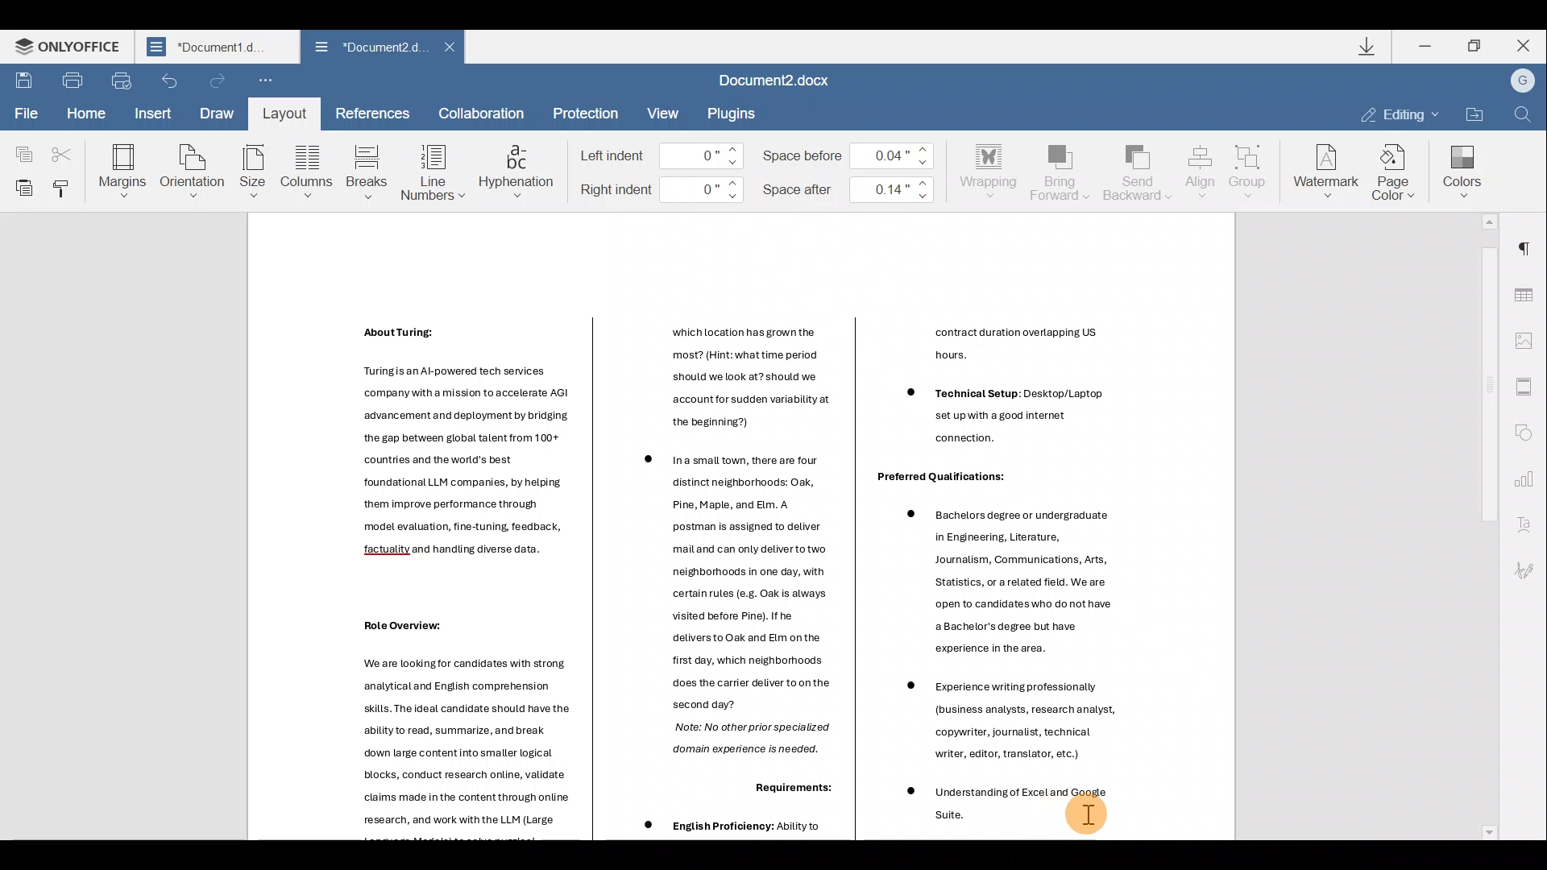  I want to click on Paragraph settings, so click(1531, 242).